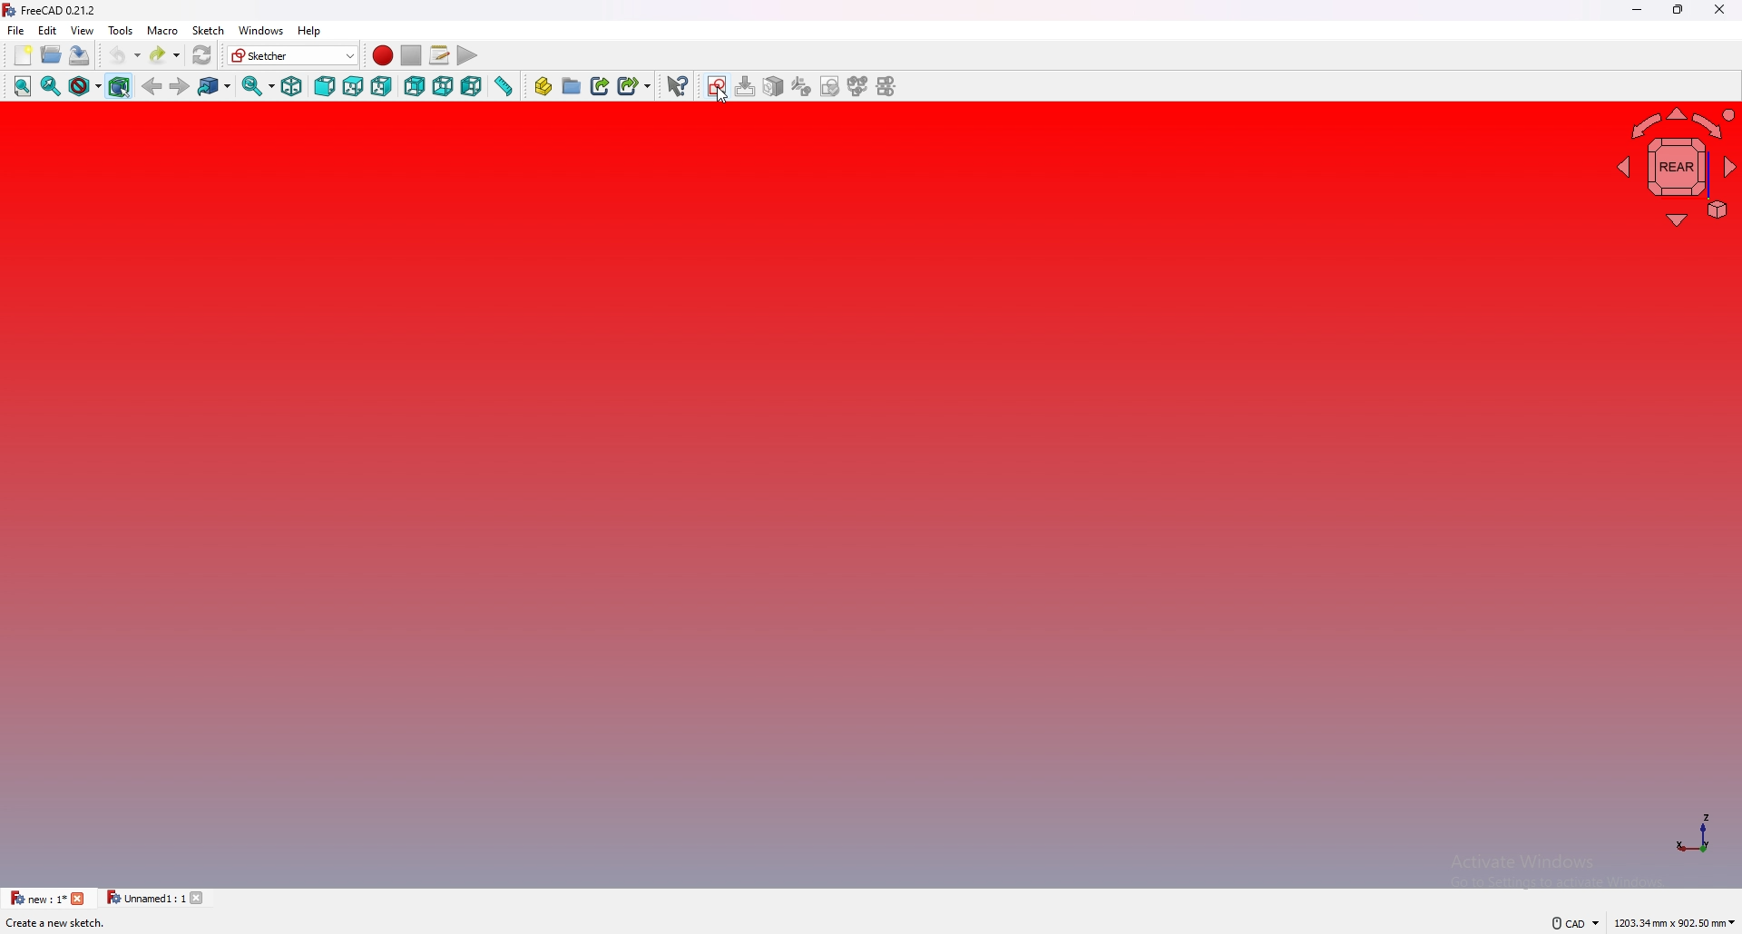 The height and width of the screenshot is (934, 1742). Describe the element at coordinates (602, 85) in the screenshot. I see `create link` at that location.